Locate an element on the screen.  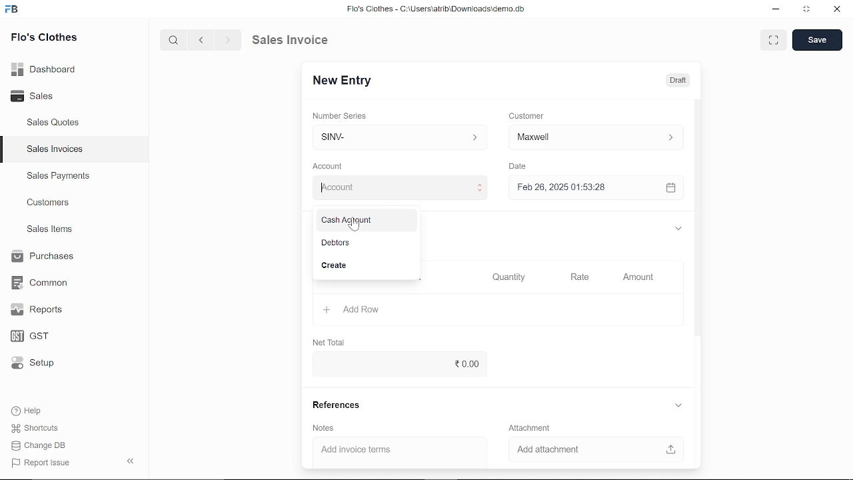
search is located at coordinates (175, 39).